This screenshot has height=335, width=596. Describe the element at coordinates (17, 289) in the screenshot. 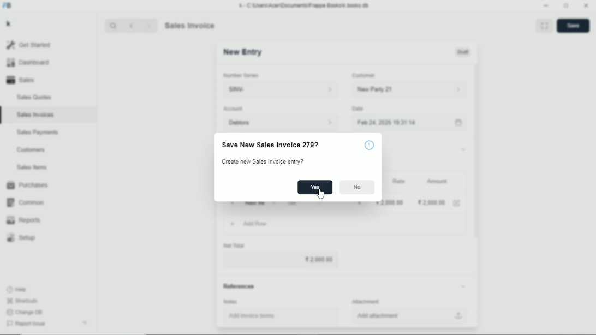

I see `Help` at that location.